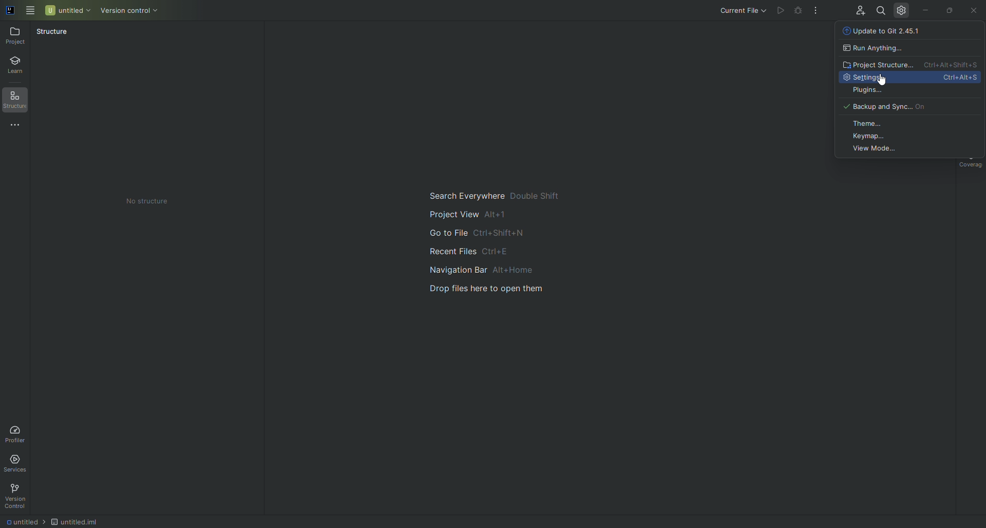 Image resolution: width=986 pixels, height=528 pixels. What do you see at coordinates (912, 138) in the screenshot?
I see `Keymap` at bounding box center [912, 138].